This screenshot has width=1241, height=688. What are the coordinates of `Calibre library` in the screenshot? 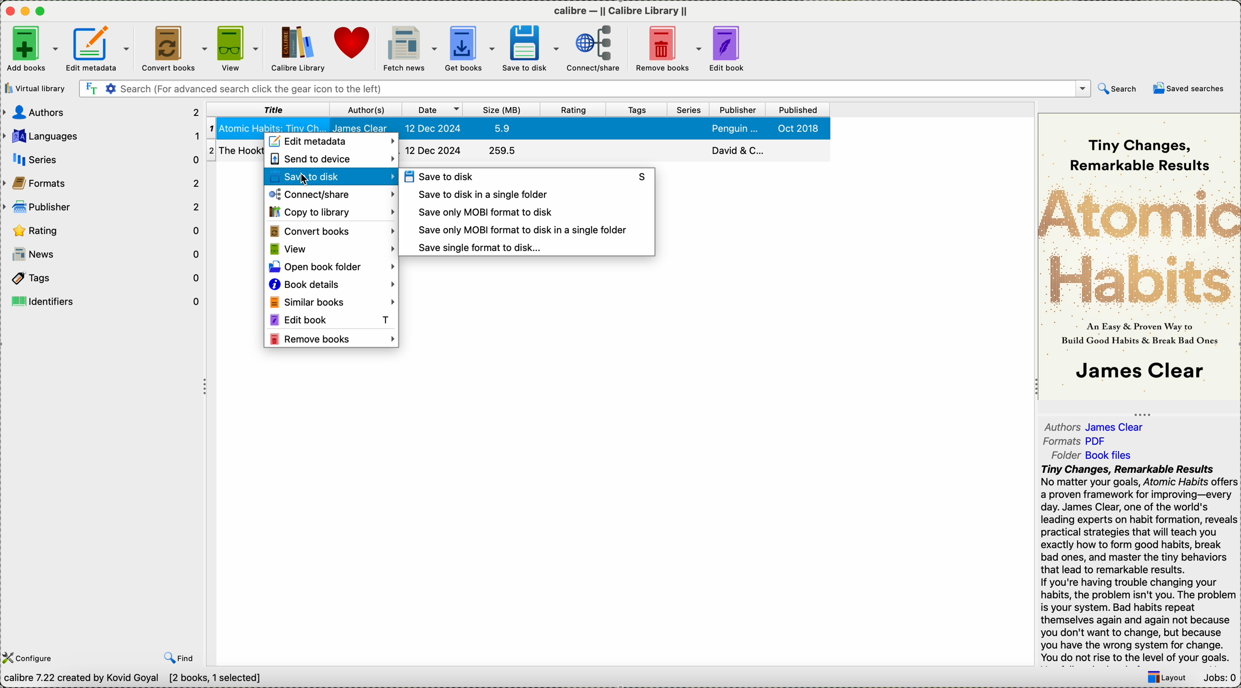 It's located at (297, 48).